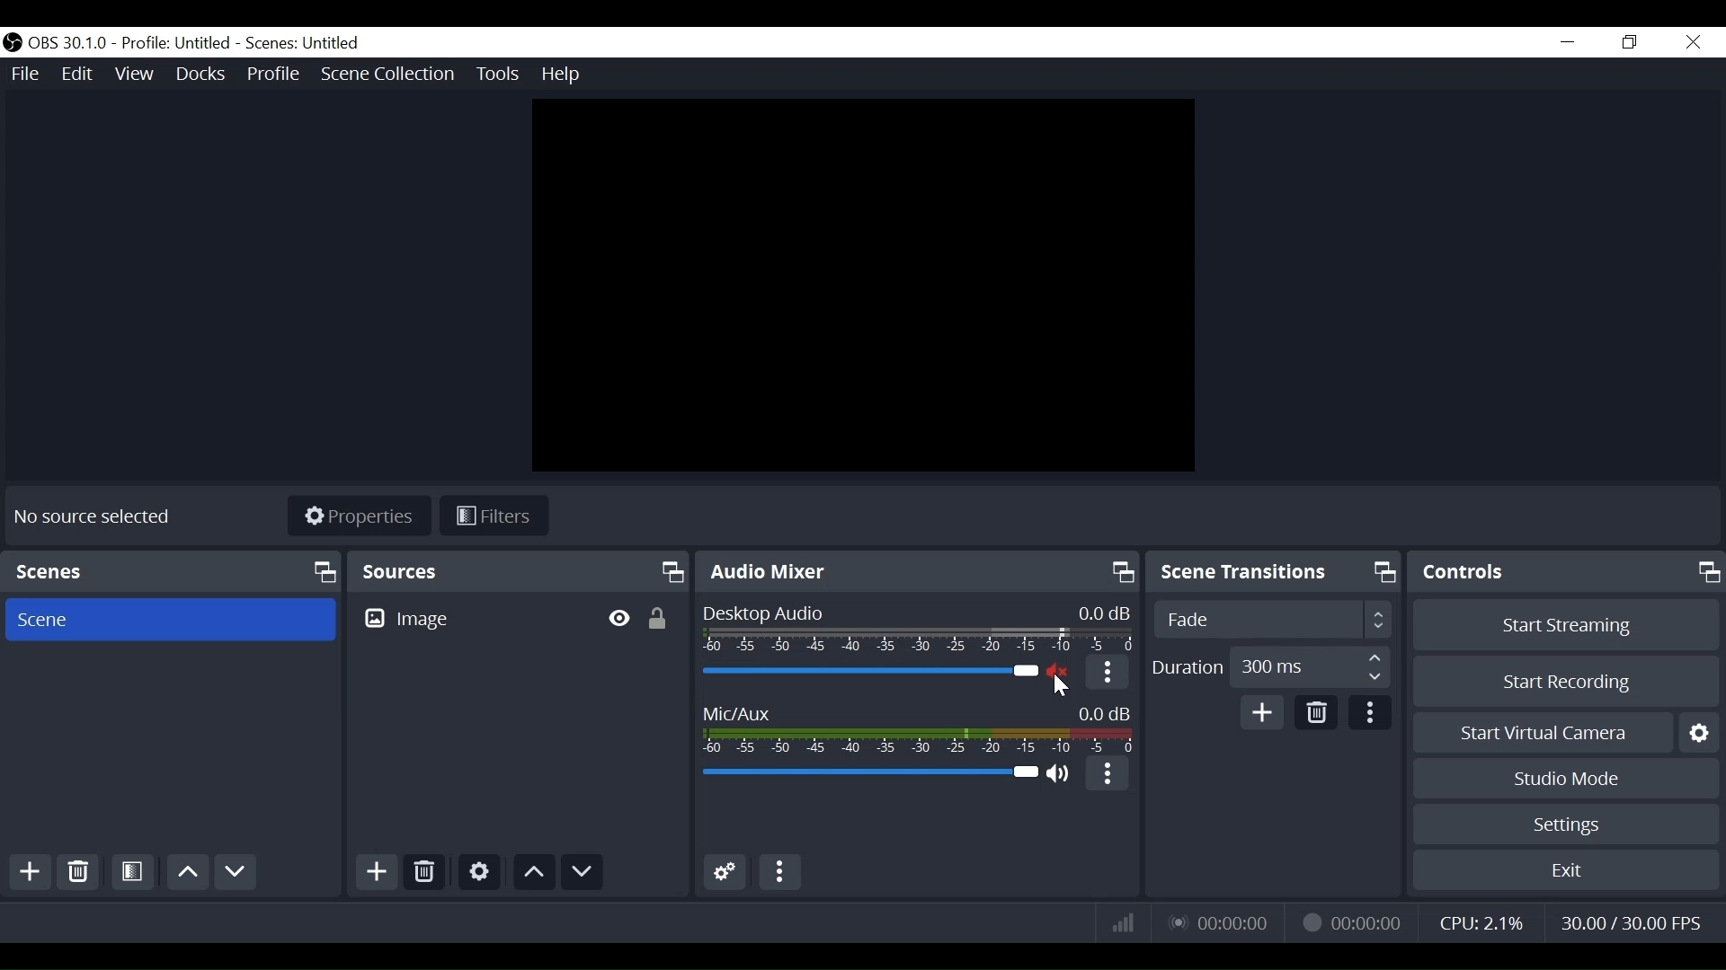 The height and width of the screenshot is (970, 1726). I want to click on Add, so click(375, 872).